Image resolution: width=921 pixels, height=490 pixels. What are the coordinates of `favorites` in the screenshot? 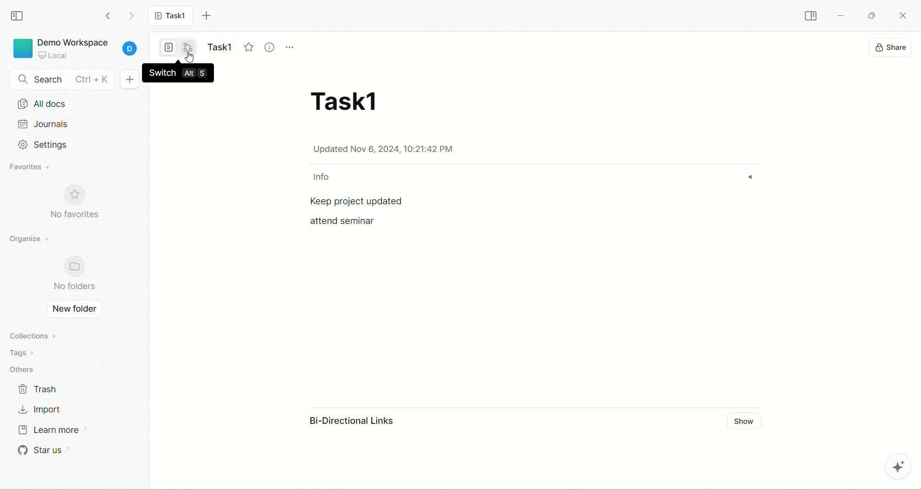 It's located at (38, 168).